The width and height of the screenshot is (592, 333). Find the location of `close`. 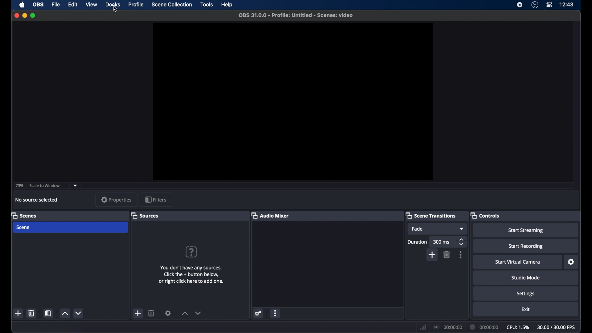

close is located at coordinates (16, 15).